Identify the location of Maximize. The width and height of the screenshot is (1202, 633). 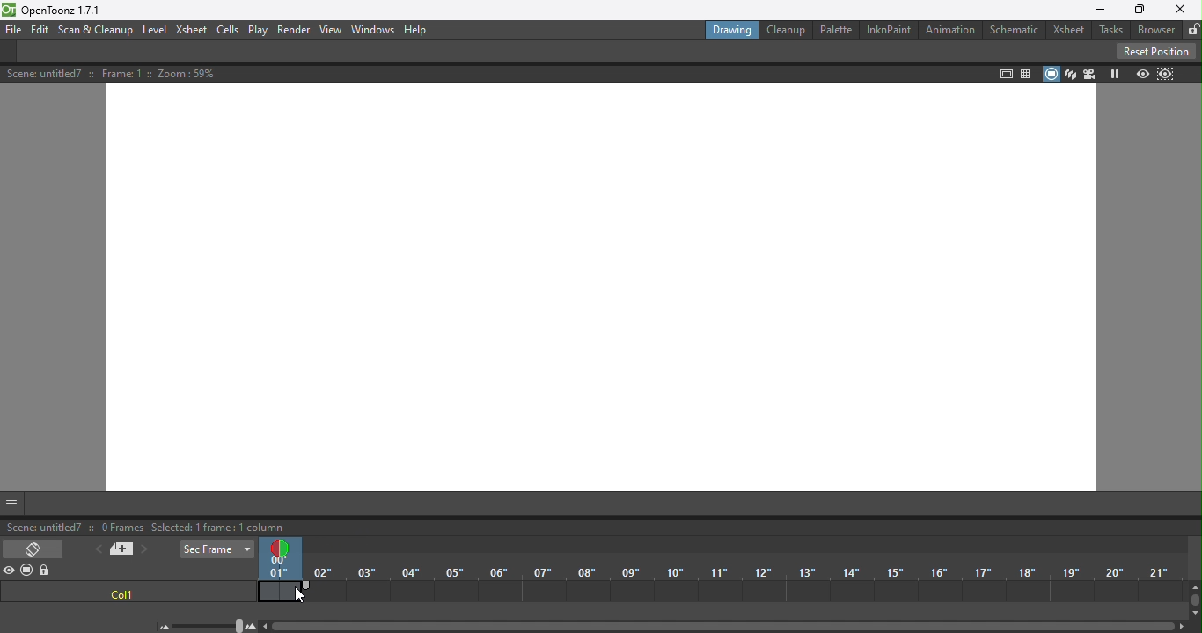
(1134, 10).